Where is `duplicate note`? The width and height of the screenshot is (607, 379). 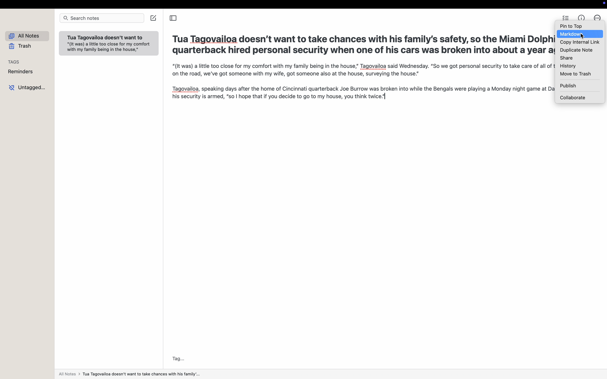 duplicate note is located at coordinates (577, 50).